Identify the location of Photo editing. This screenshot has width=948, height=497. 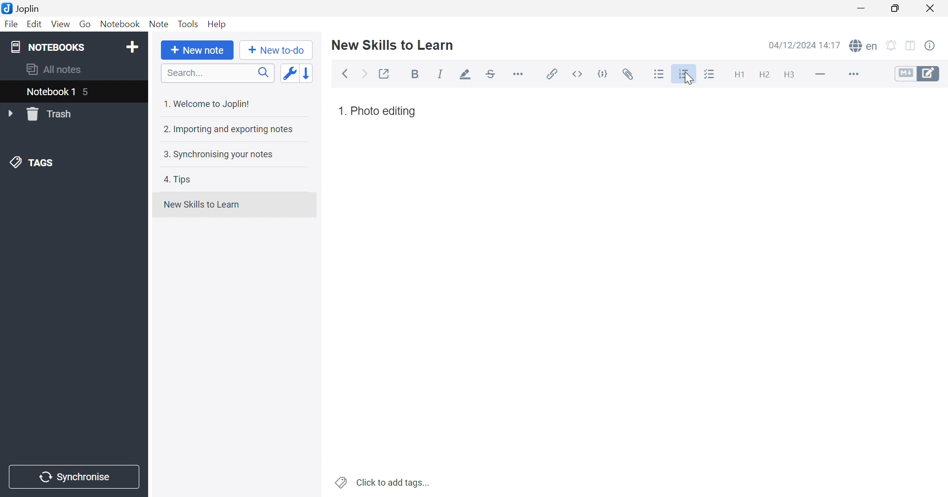
(384, 111).